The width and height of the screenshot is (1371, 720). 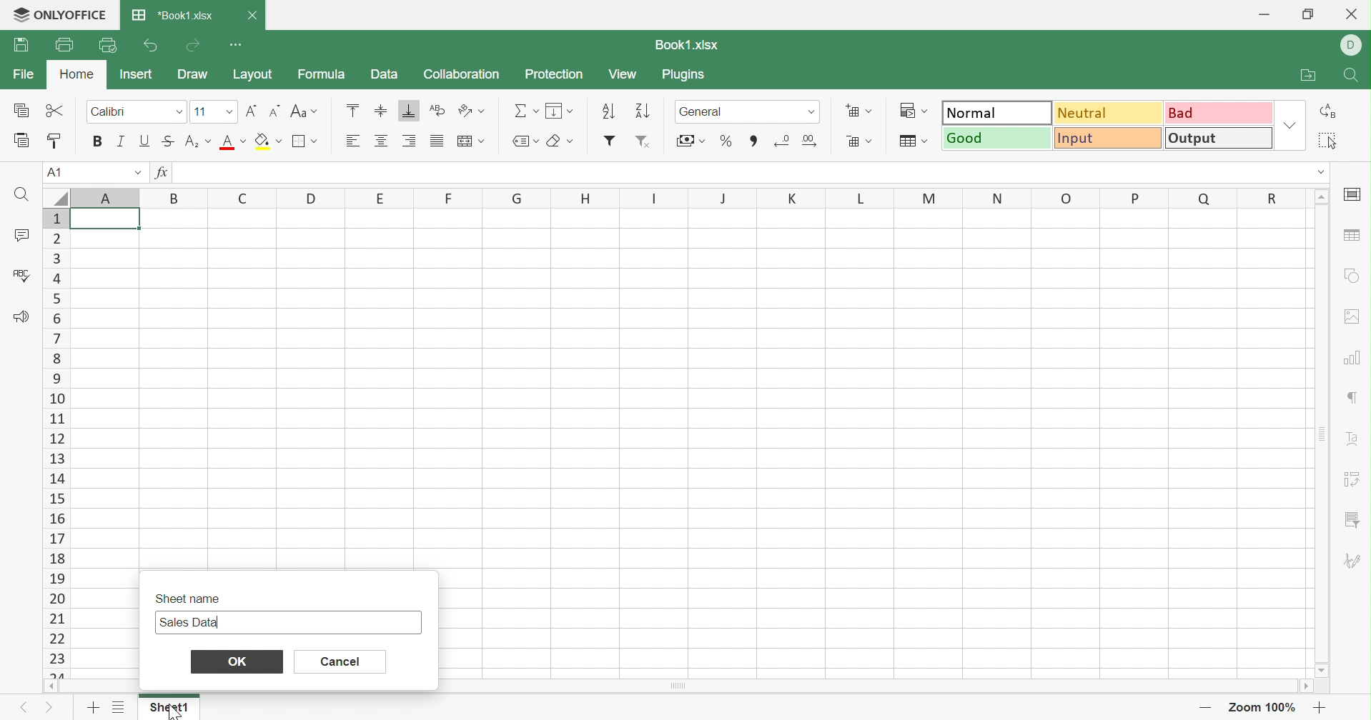 I want to click on Drop Down, so click(x=1290, y=126).